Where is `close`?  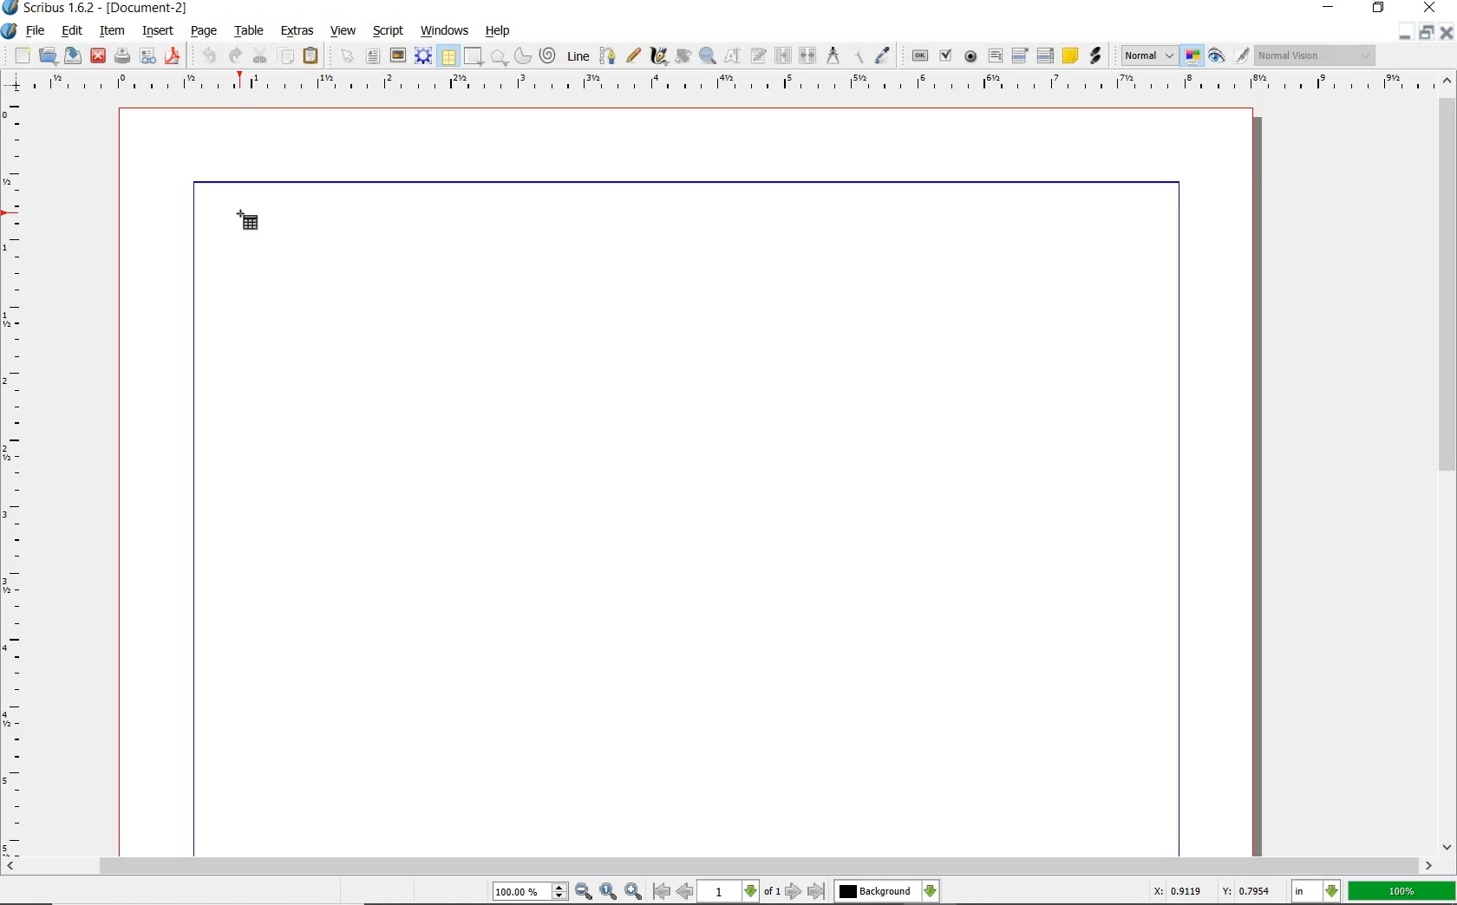 close is located at coordinates (97, 56).